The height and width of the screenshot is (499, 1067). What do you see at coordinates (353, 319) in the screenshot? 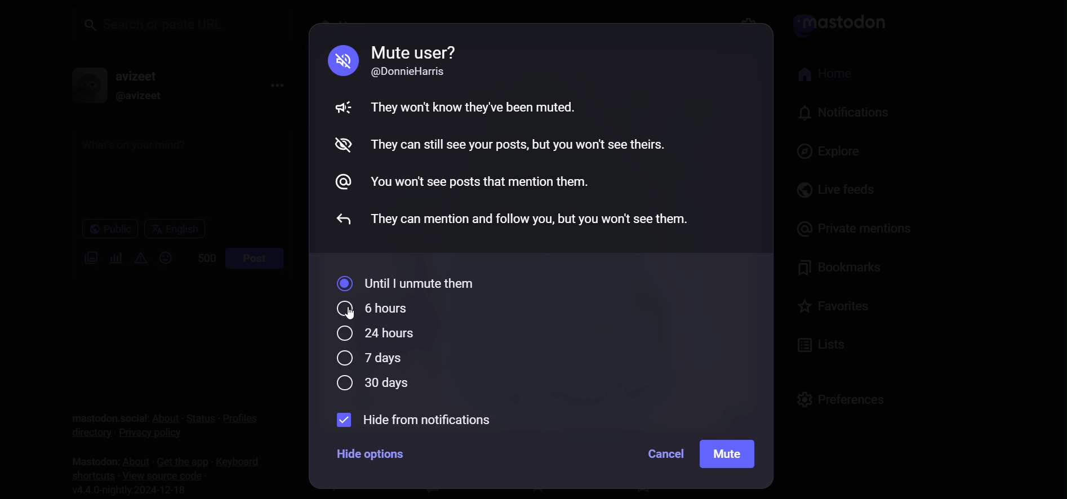
I see `cursor` at bounding box center [353, 319].